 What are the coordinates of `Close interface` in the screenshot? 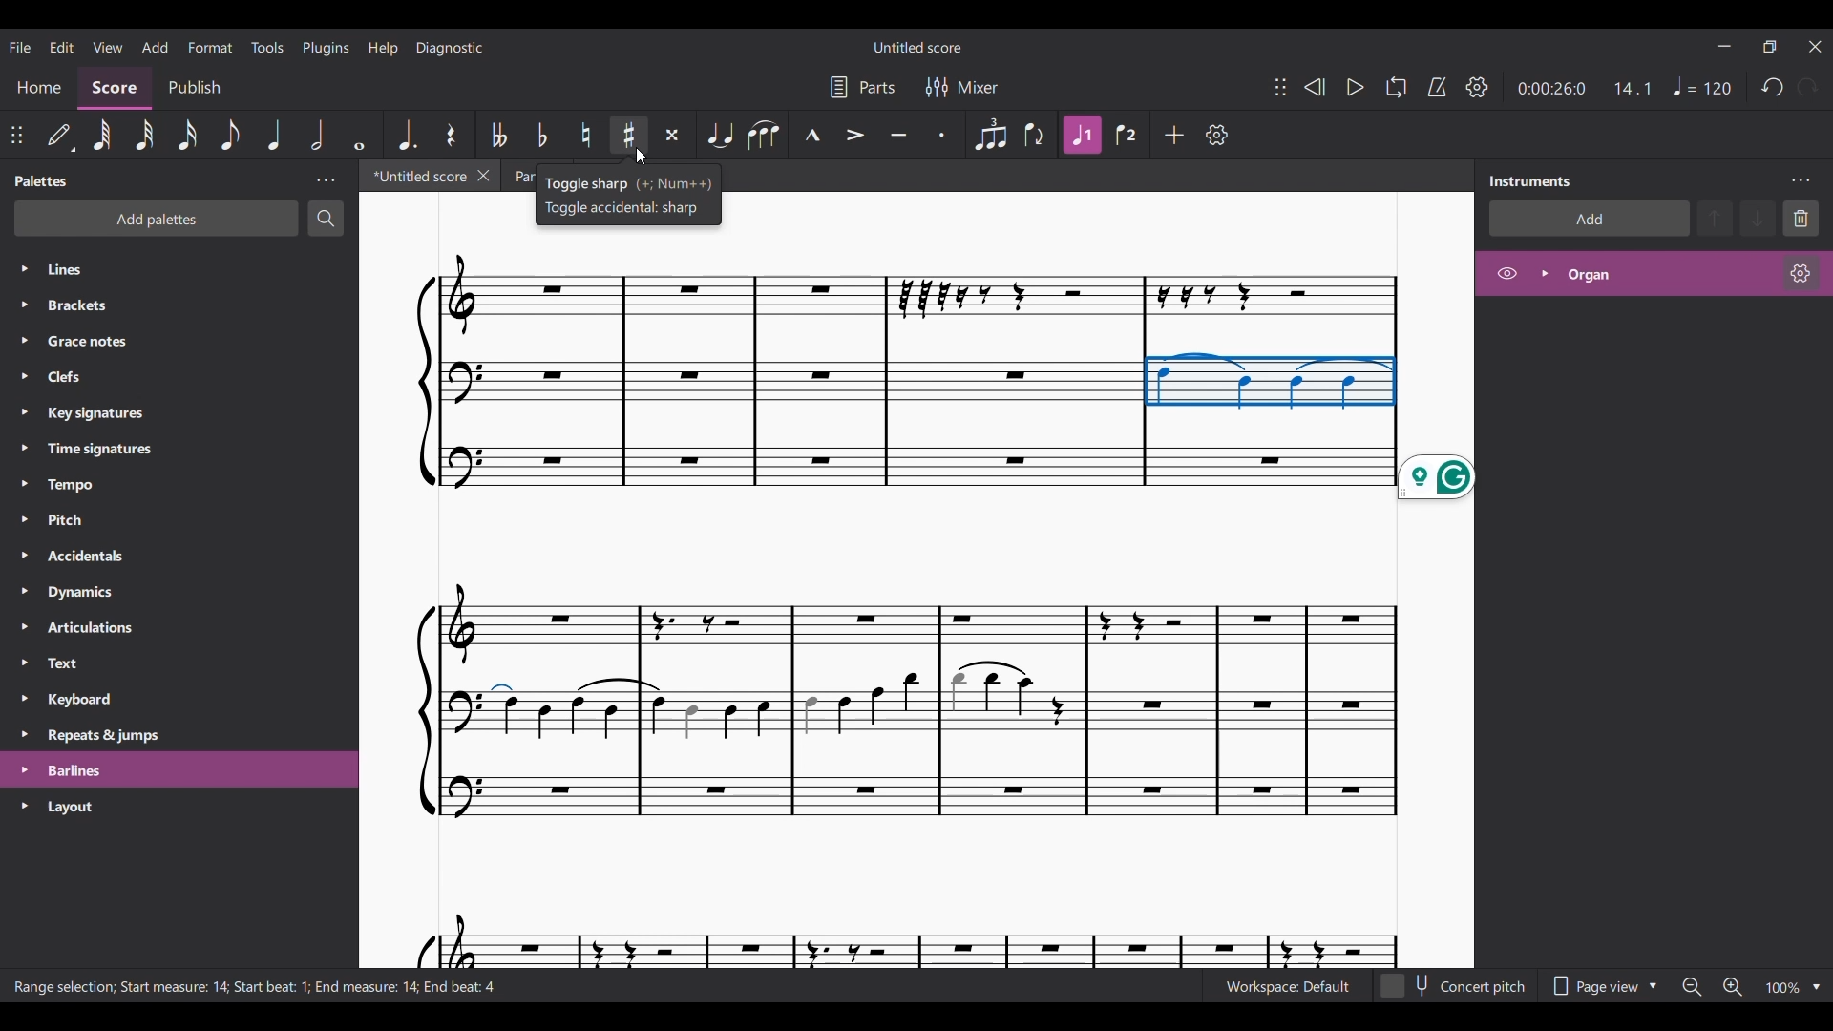 It's located at (1816, 46).